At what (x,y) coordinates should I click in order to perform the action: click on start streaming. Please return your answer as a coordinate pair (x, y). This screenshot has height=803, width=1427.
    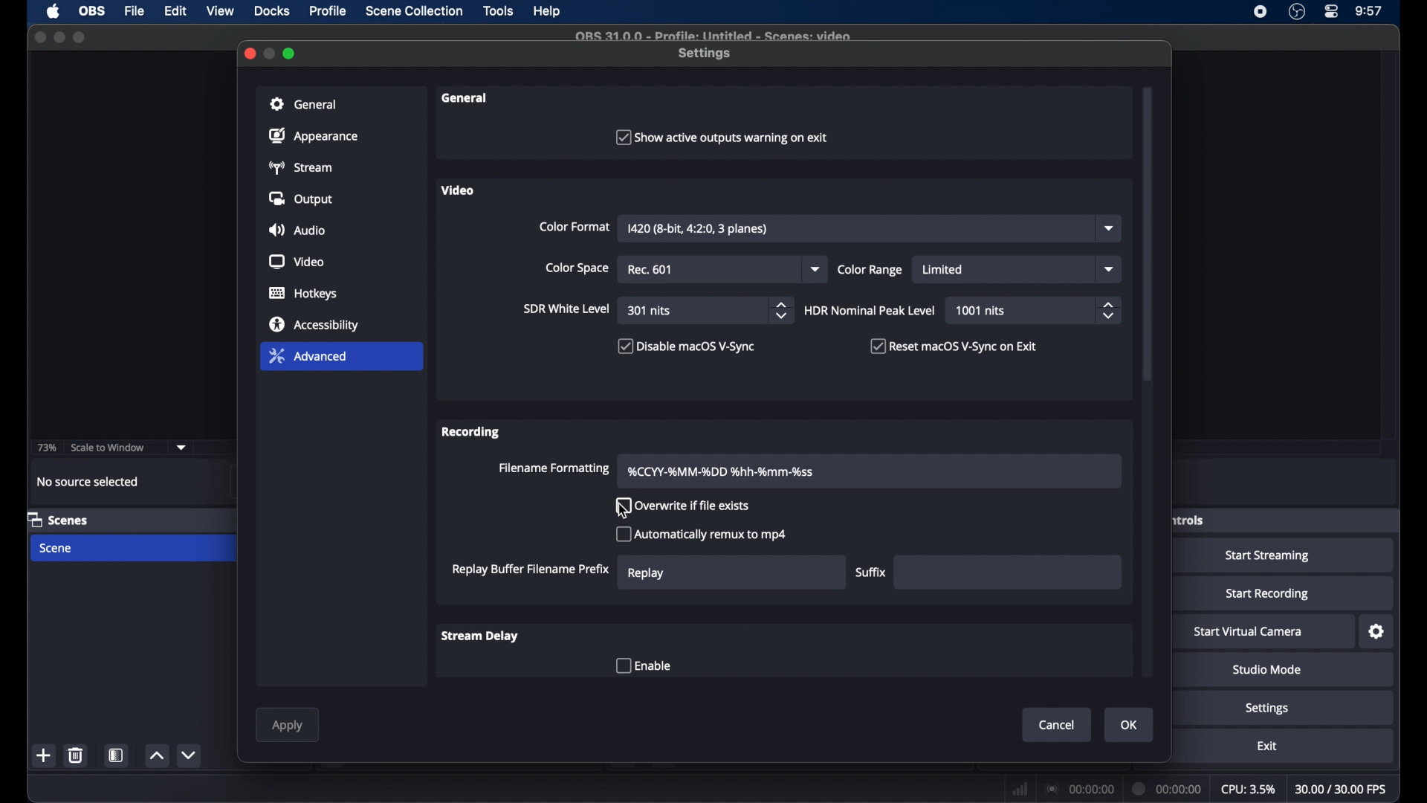
    Looking at the image, I should click on (1270, 556).